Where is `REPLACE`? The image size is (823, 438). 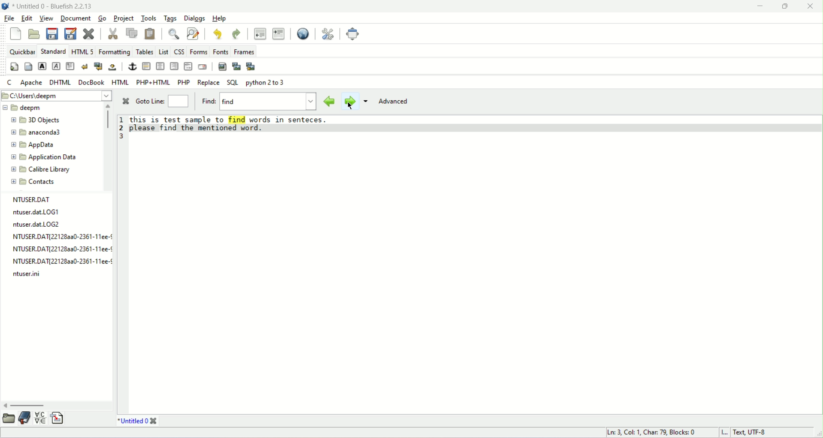
REPLACE is located at coordinates (209, 83).